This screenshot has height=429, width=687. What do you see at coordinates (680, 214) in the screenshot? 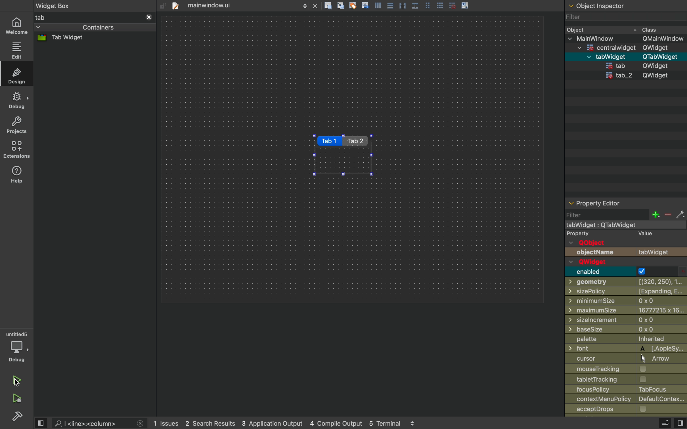
I see `settings` at bounding box center [680, 214].